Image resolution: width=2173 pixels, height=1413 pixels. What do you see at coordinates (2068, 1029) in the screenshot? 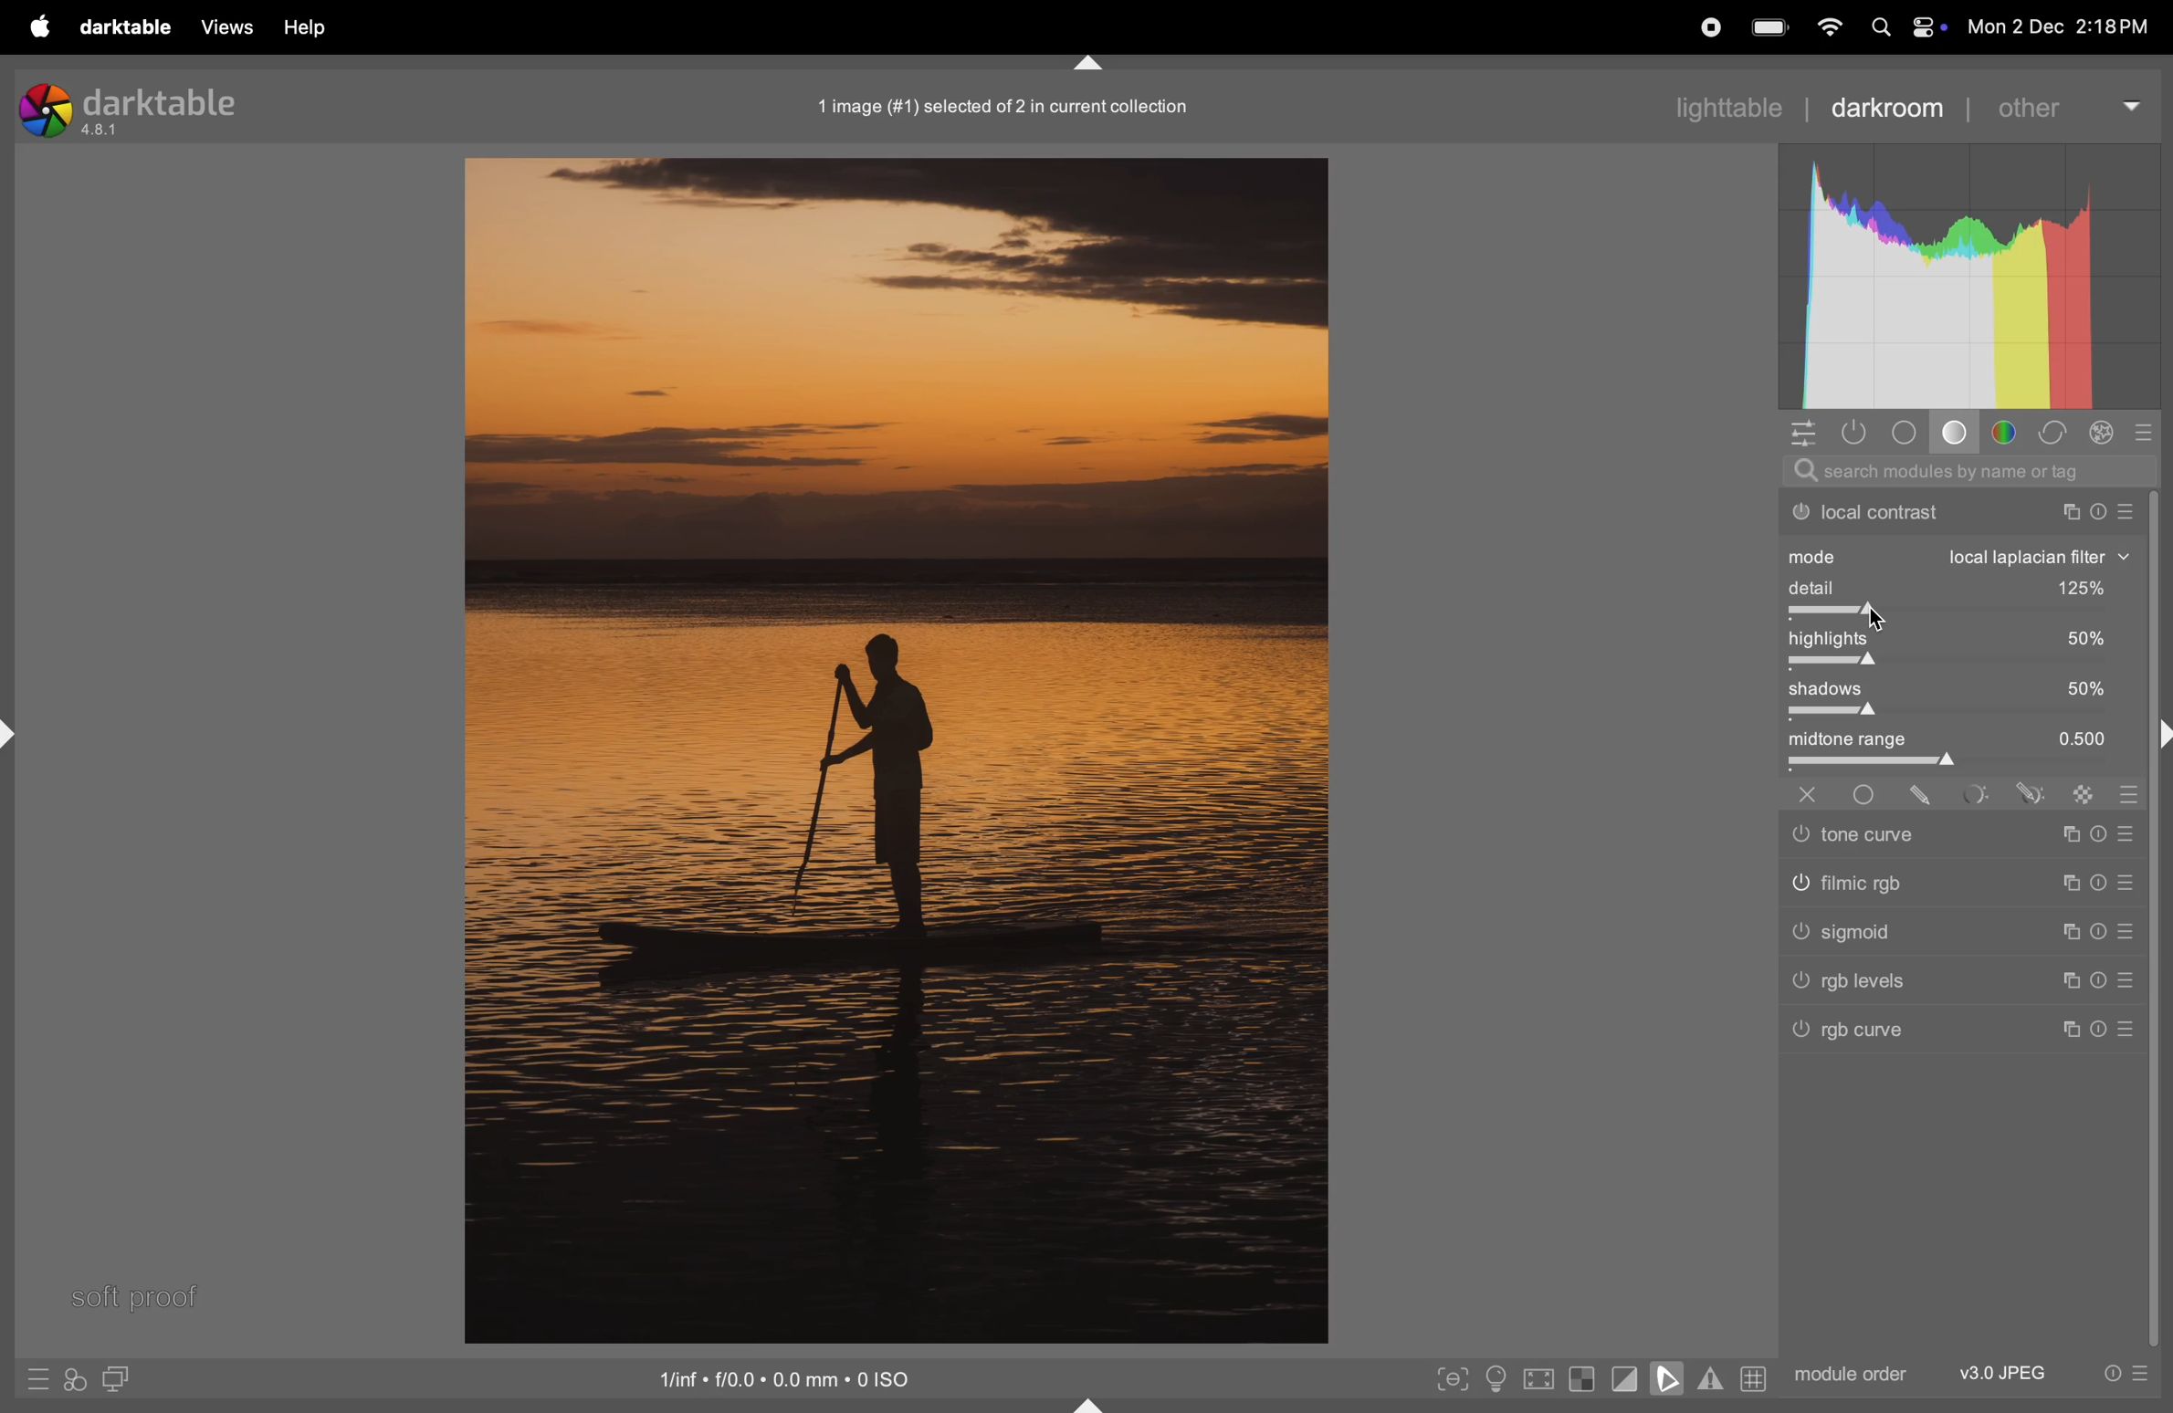
I see `sign ` at bounding box center [2068, 1029].